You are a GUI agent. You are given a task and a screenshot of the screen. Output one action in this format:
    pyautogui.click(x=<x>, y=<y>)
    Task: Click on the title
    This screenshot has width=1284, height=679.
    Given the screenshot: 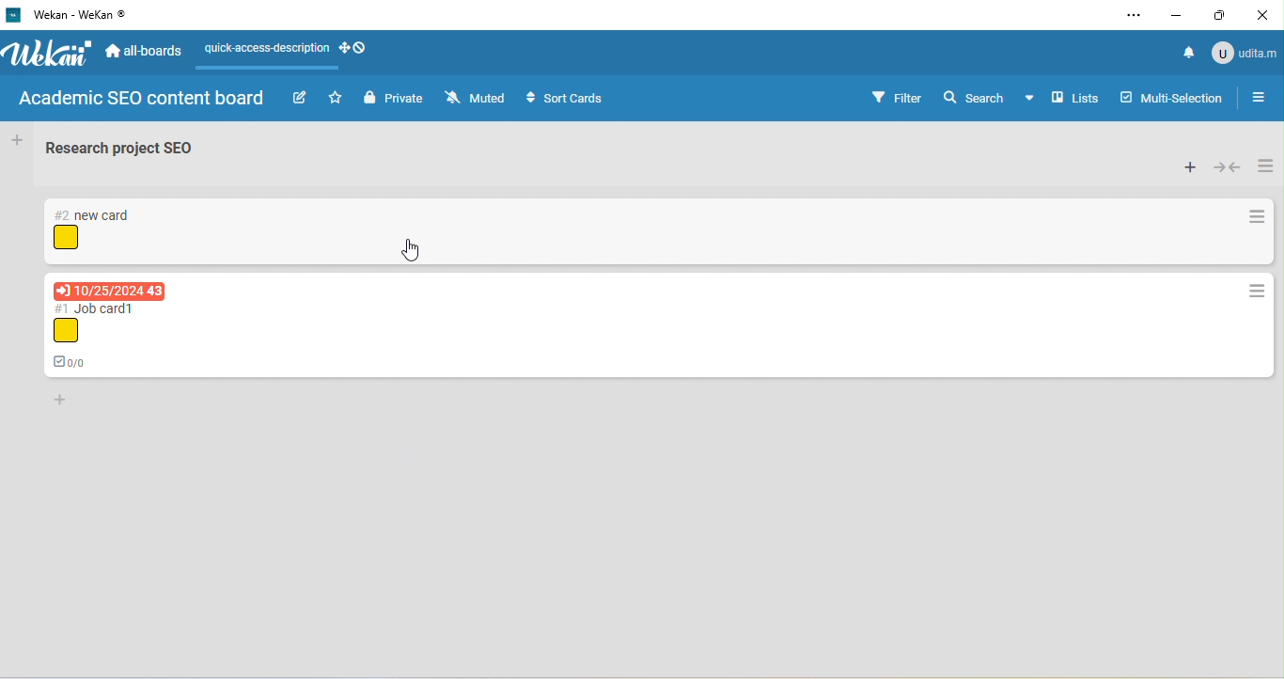 What is the action you would take?
    pyautogui.click(x=76, y=16)
    